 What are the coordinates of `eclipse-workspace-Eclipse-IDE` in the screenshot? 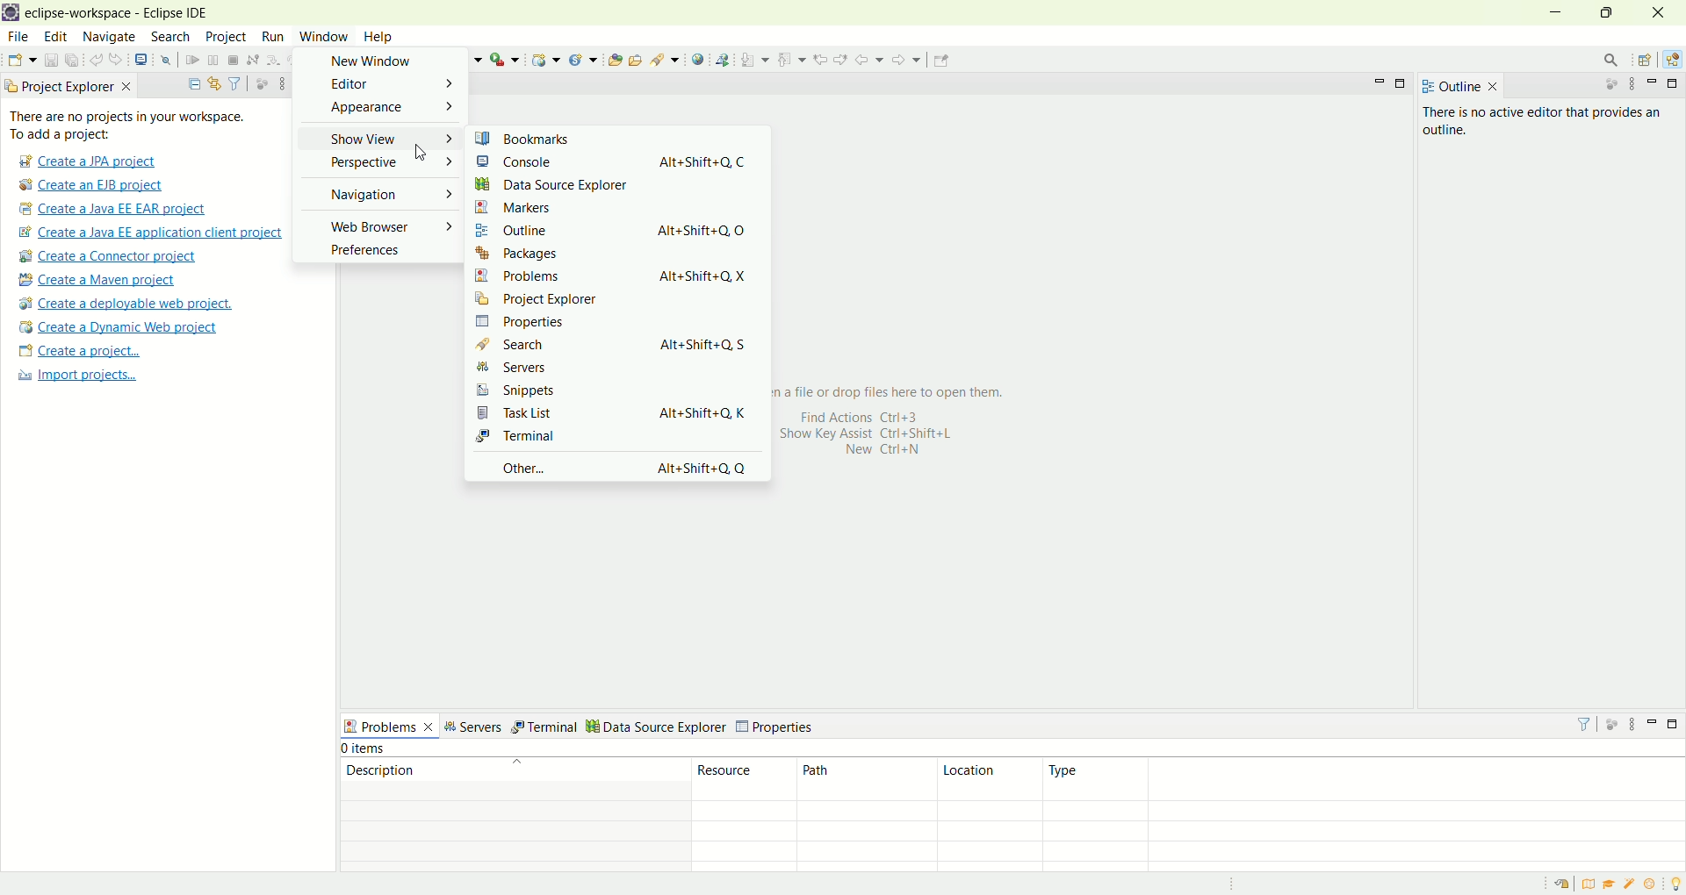 It's located at (125, 18).